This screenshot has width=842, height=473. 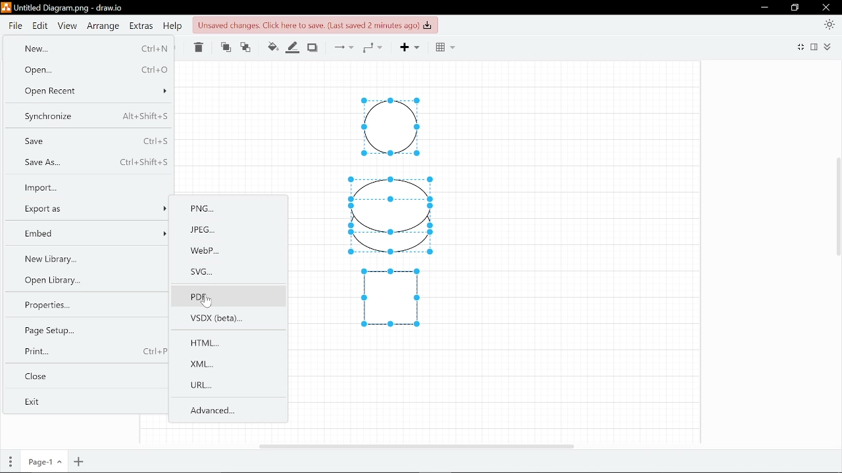 What do you see at coordinates (64, 9) in the screenshot?
I see `Current file - Untitled Diagram.png - draw.io` at bounding box center [64, 9].